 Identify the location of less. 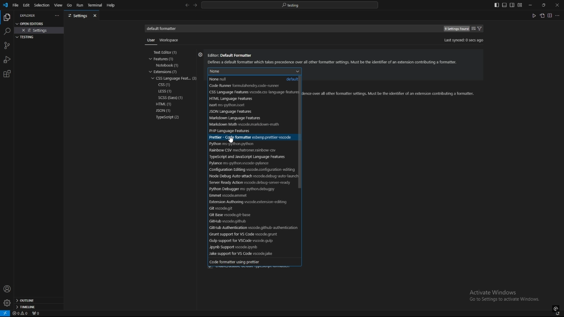
(165, 92).